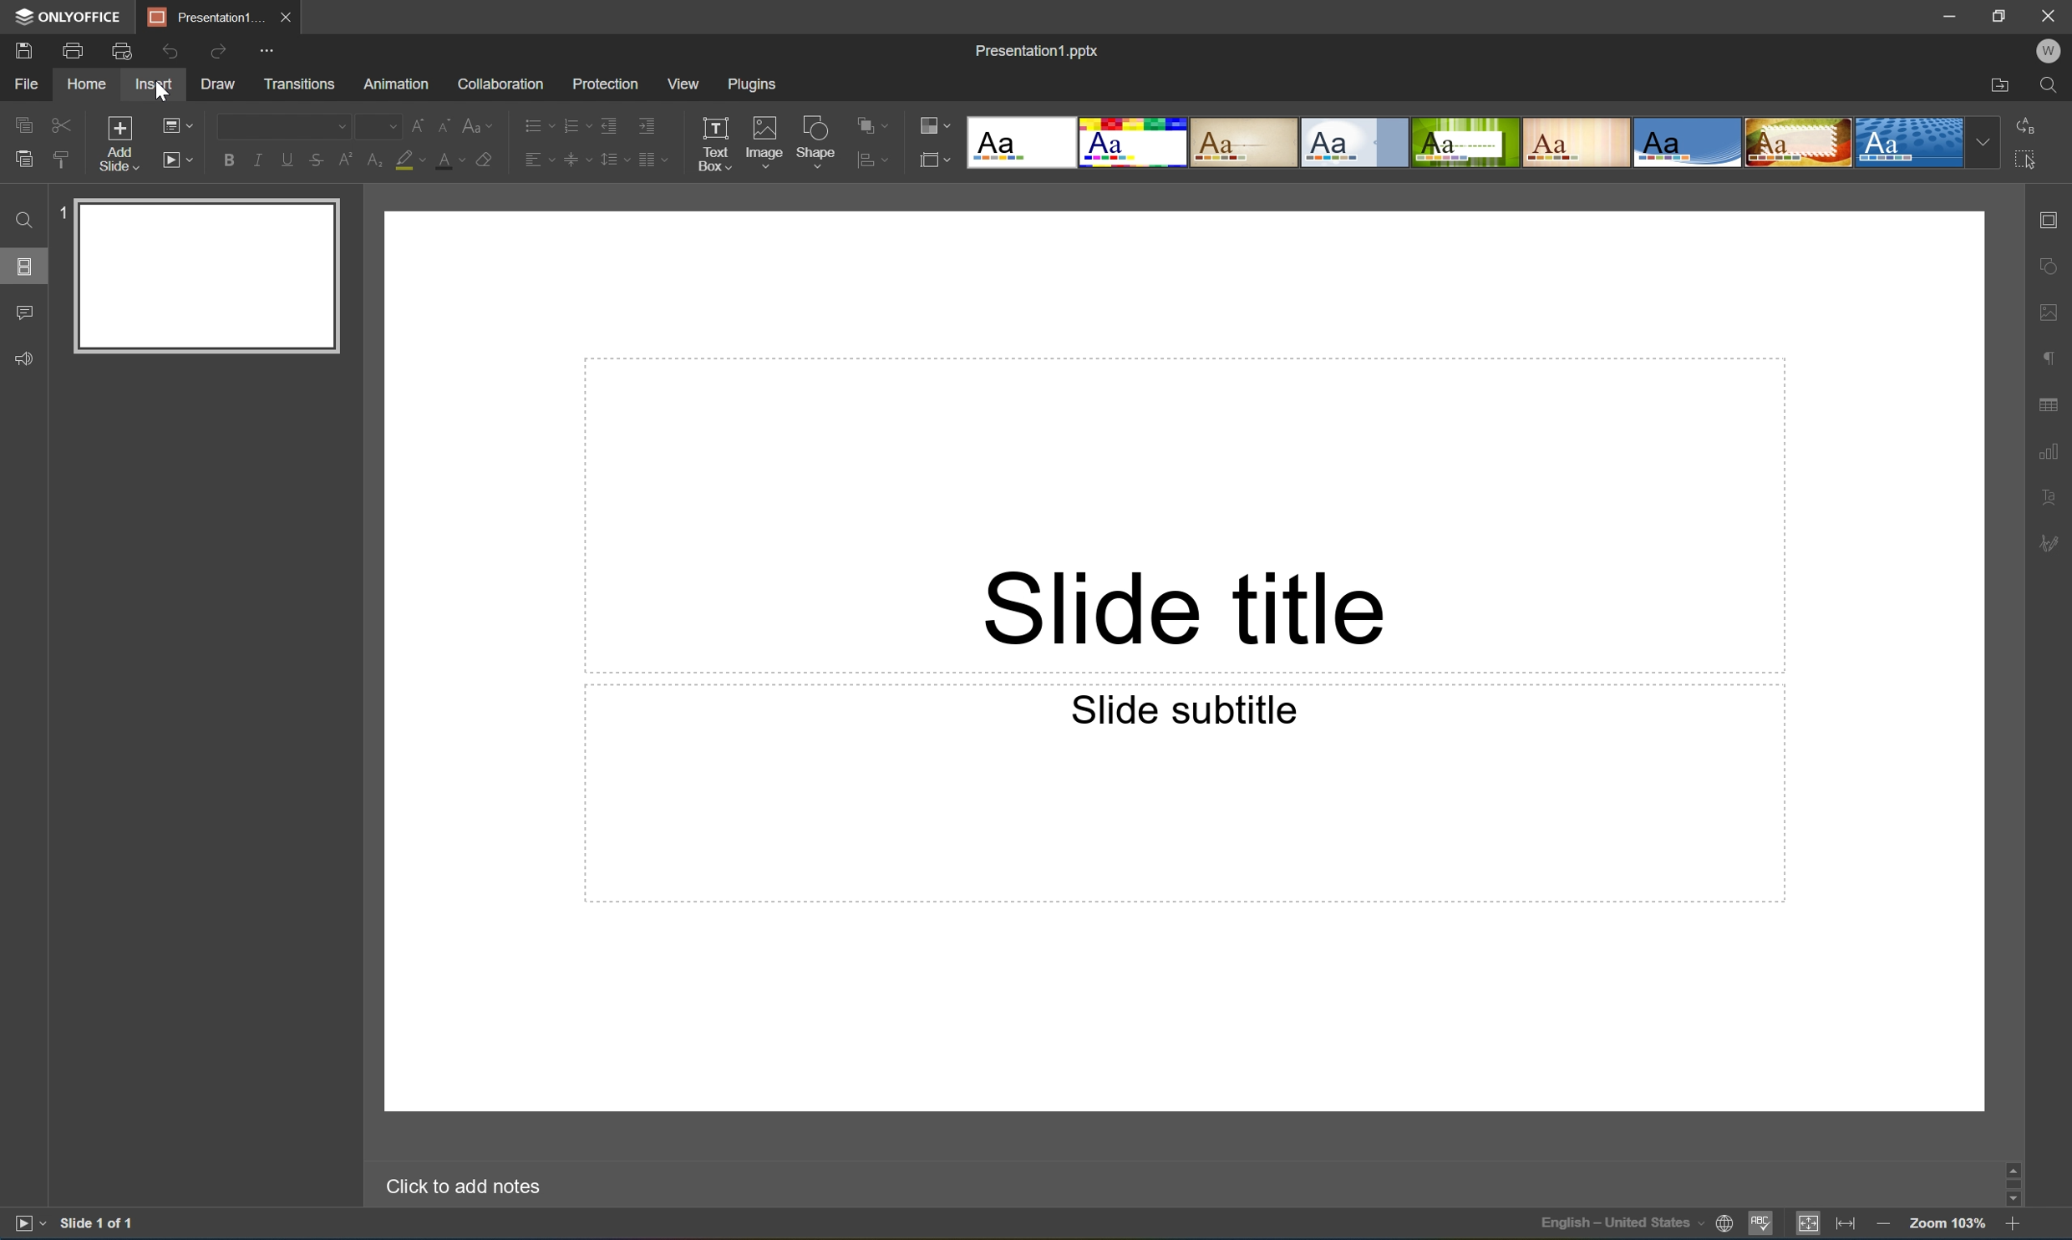 The height and width of the screenshot is (1240, 2072). Describe the element at coordinates (480, 124) in the screenshot. I see `Change case` at that location.